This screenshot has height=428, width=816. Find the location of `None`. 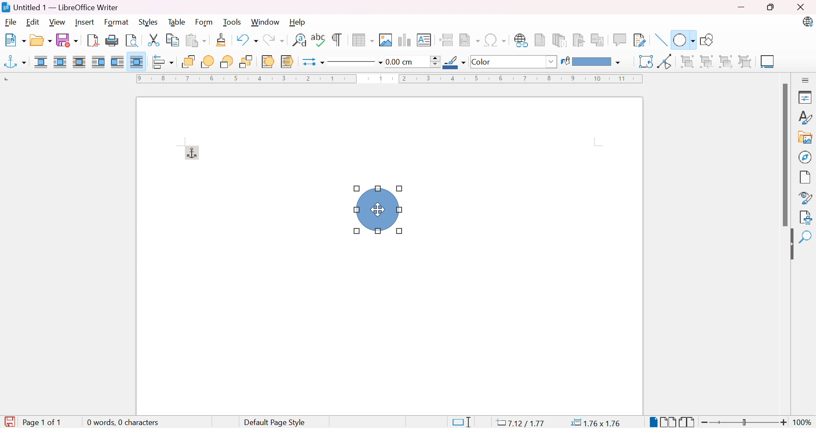

None is located at coordinates (40, 62).